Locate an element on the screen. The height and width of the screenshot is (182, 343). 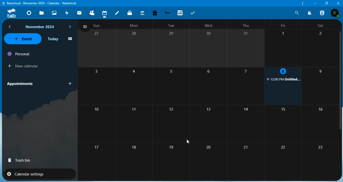
tabs is located at coordinates (193, 13).